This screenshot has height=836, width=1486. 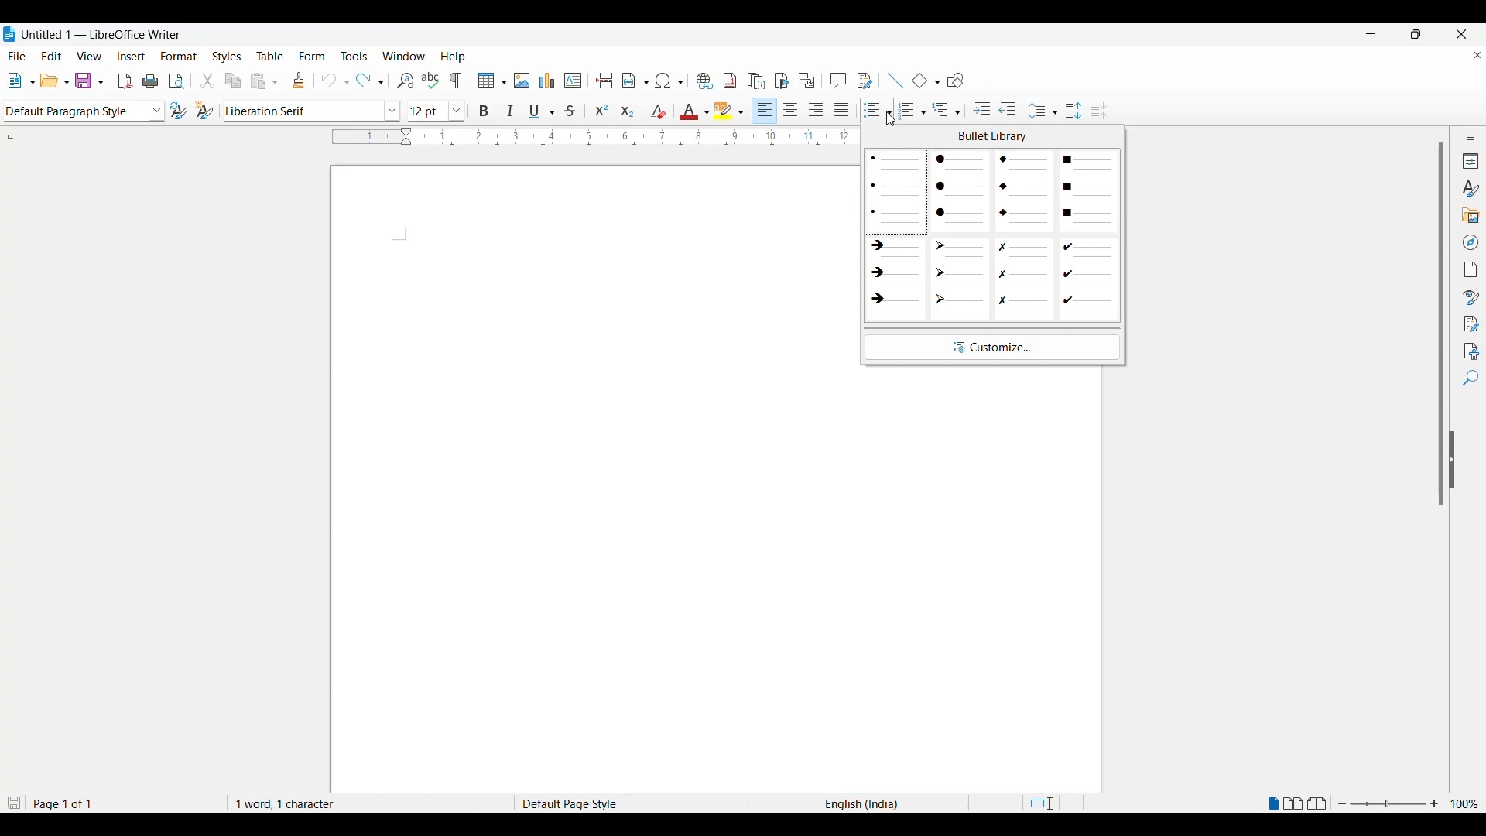 I want to click on Cursor, so click(x=891, y=120).